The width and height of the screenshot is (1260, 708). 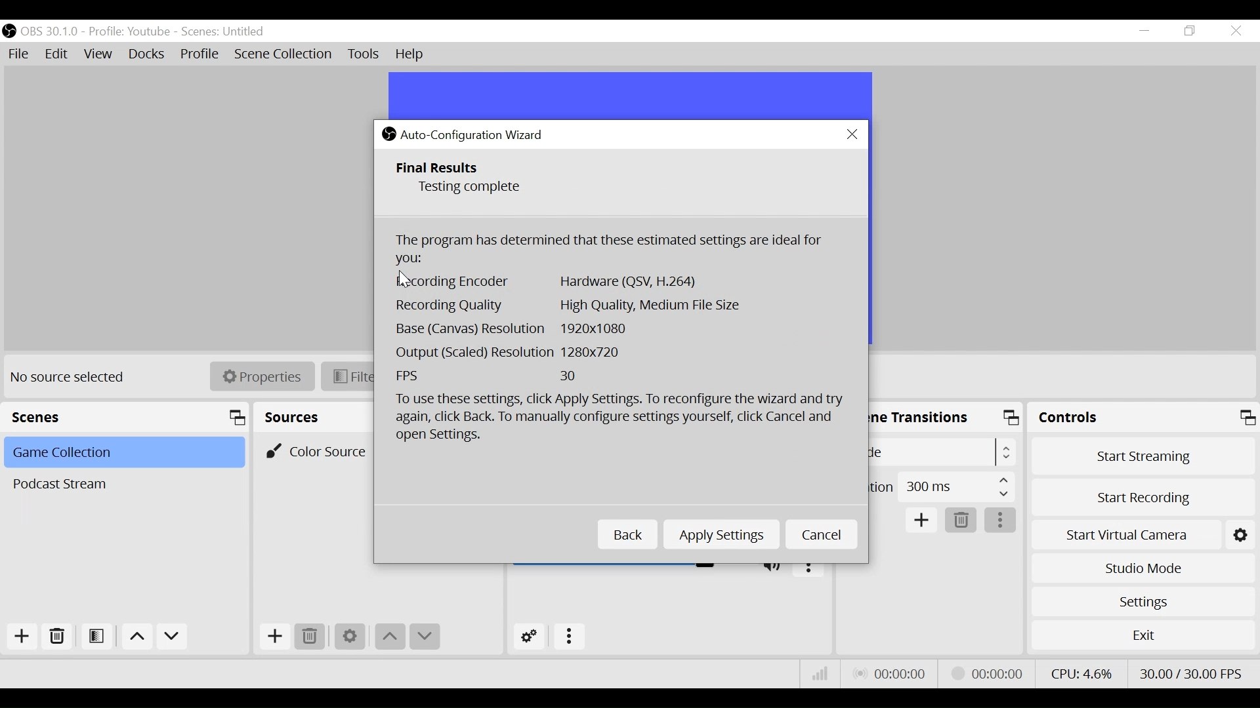 What do you see at coordinates (891, 673) in the screenshot?
I see `Live Status` at bounding box center [891, 673].